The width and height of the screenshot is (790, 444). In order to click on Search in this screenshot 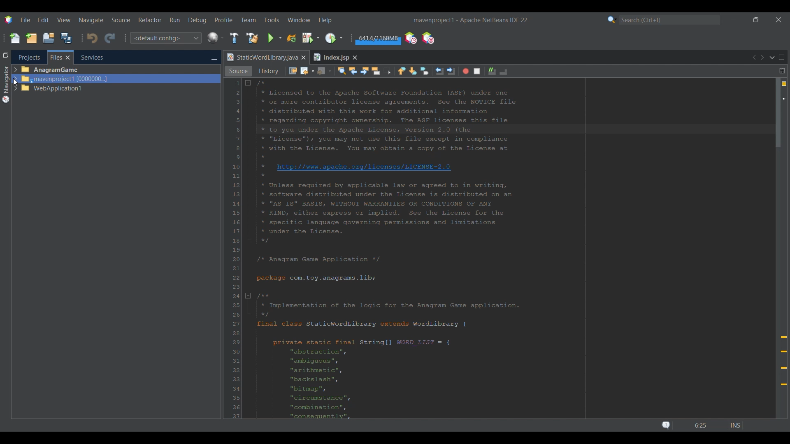, I will do `click(670, 20)`.